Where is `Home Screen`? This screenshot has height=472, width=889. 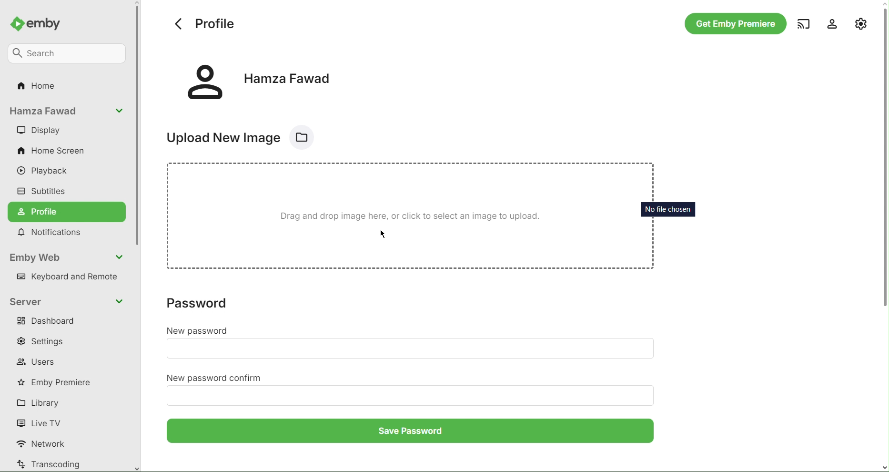 Home Screen is located at coordinates (53, 152).